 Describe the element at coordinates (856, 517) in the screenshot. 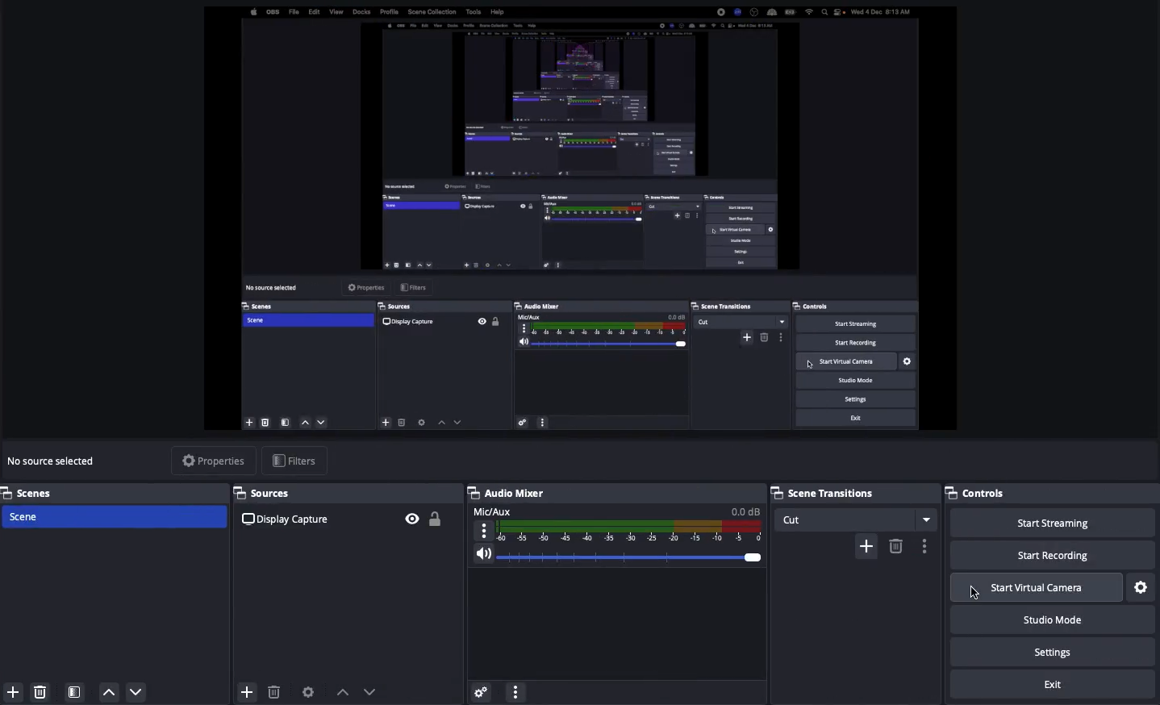

I see `Cut` at that location.